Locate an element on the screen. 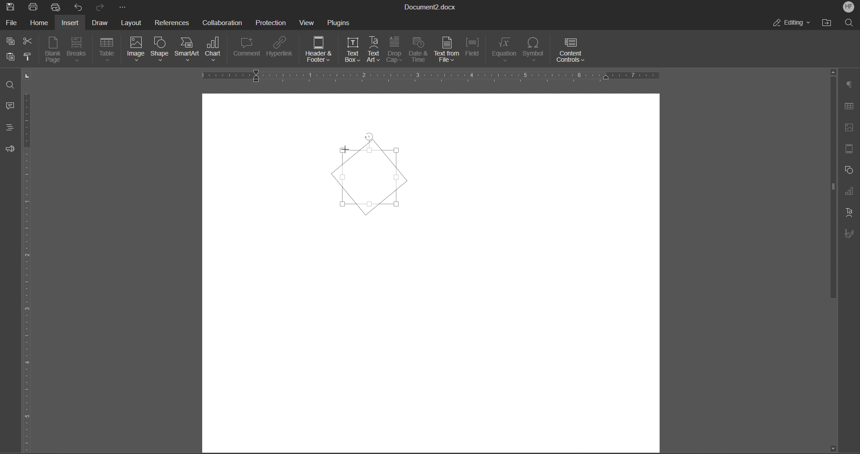  Cursor is located at coordinates (369, 137).